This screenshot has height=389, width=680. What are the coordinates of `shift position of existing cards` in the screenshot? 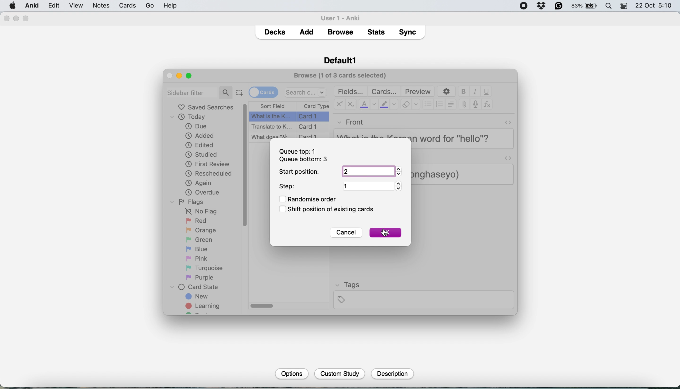 It's located at (330, 210).